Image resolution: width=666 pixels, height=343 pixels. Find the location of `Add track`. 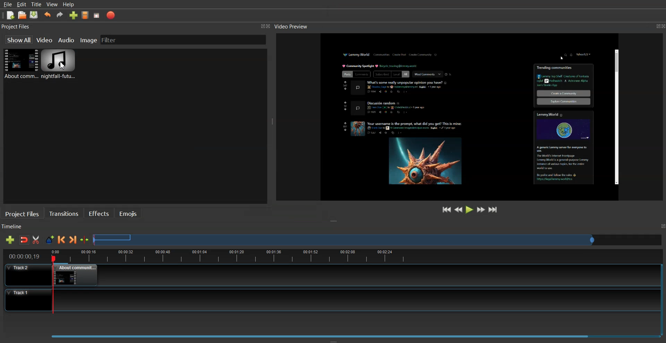

Add track is located at coordinates (10, 240).